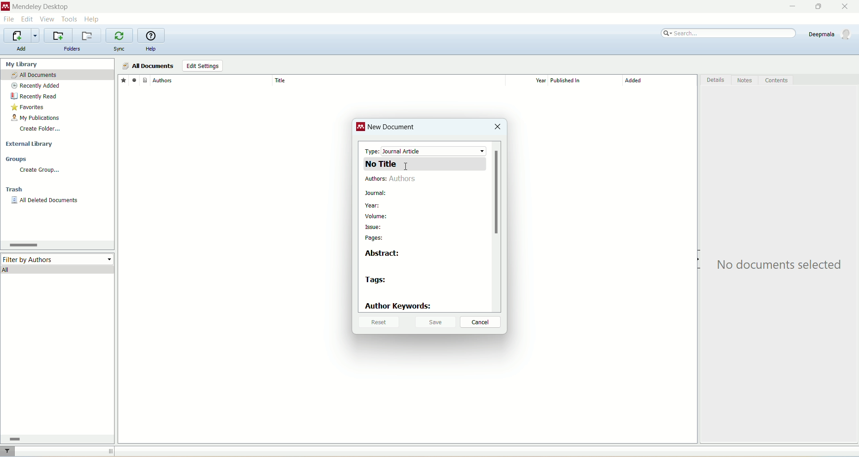  What do you see at coordinates (497, 127) in the screenshot?
I see `close` at bounding box center [497, 127].